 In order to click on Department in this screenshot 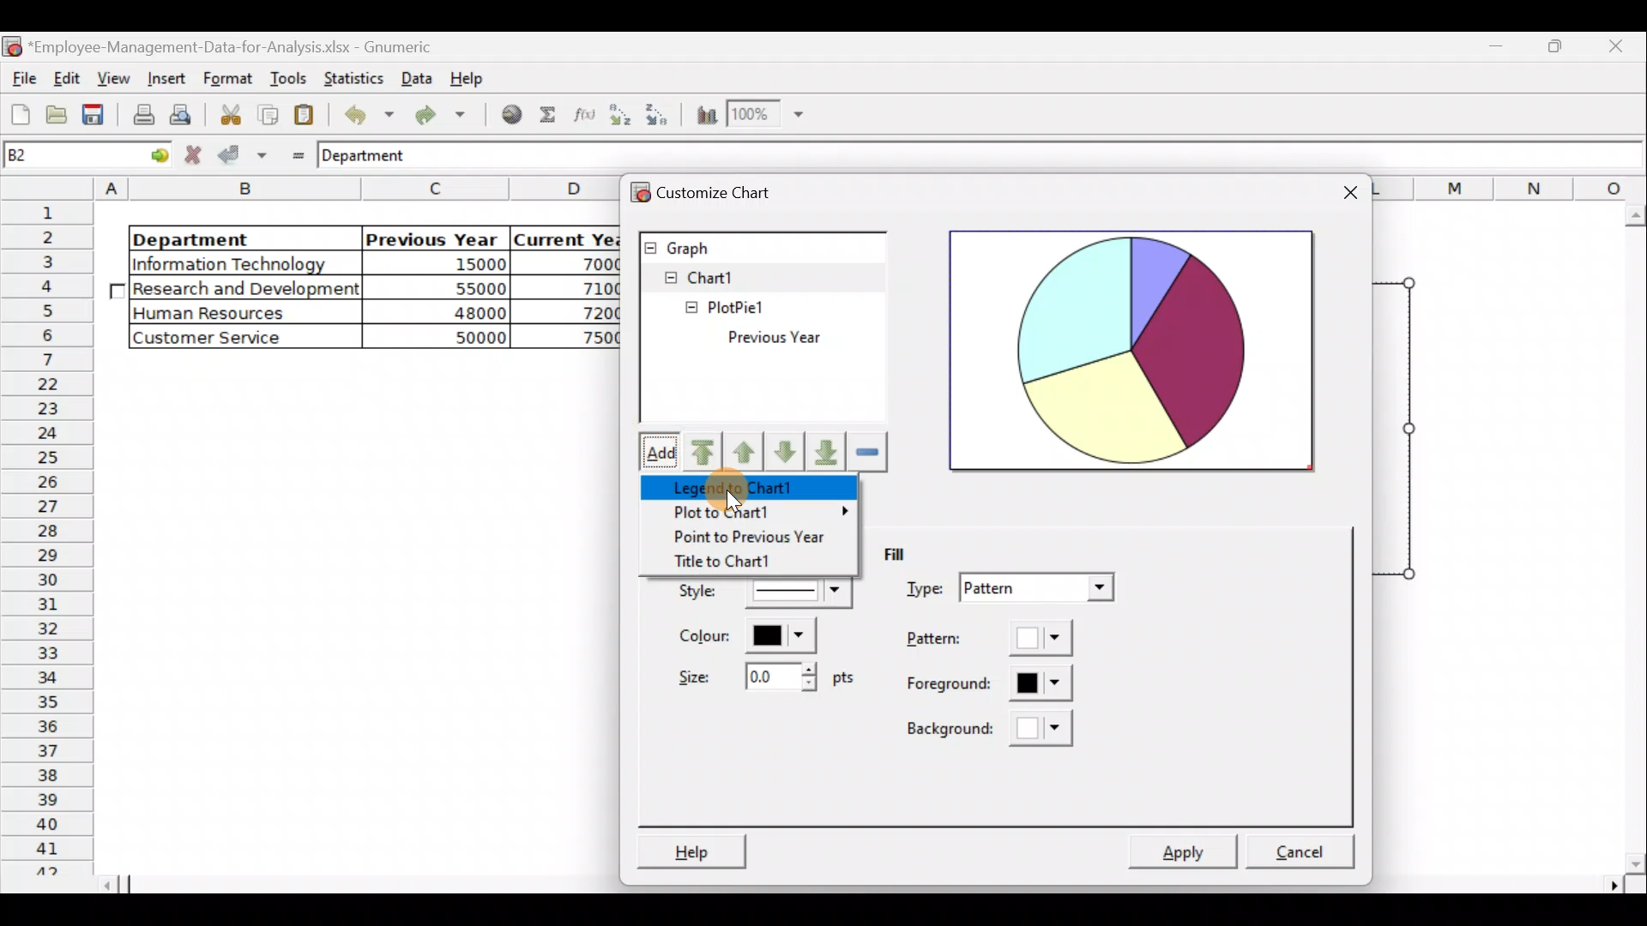, I will do `click(233, 238)`.